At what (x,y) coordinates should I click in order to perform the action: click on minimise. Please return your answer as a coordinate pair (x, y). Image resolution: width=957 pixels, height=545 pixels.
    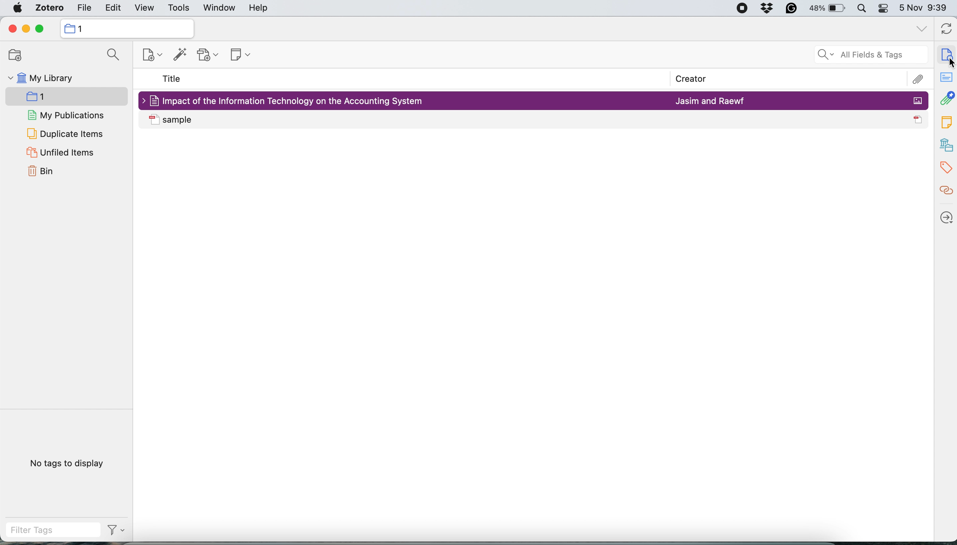
    Looking at the image, I should click on (25, 29).